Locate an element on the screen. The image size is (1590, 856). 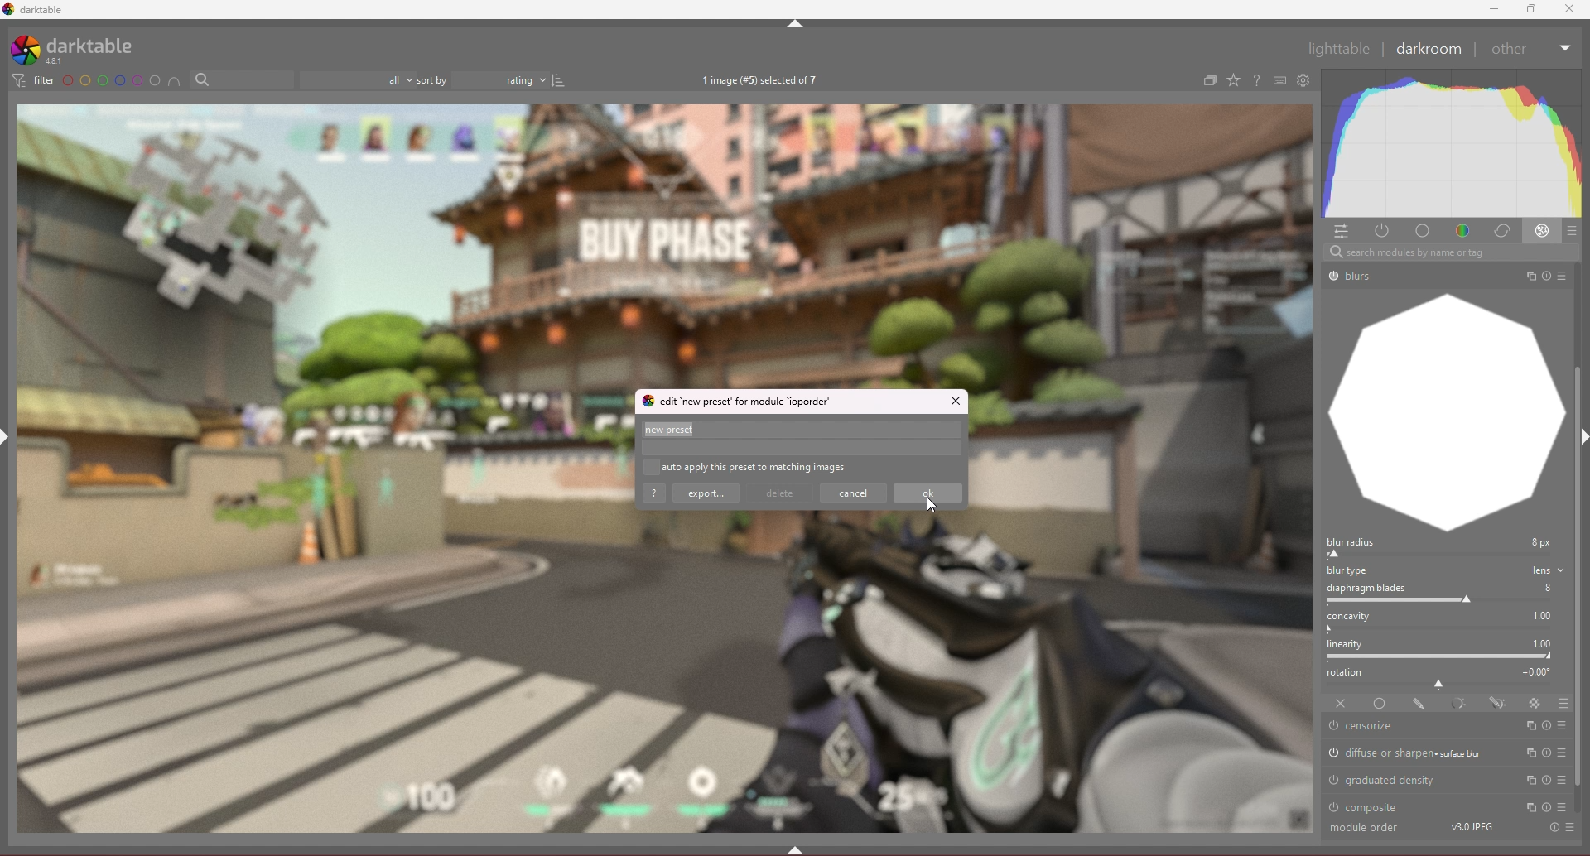
delete is located at coordinates (783, 493).